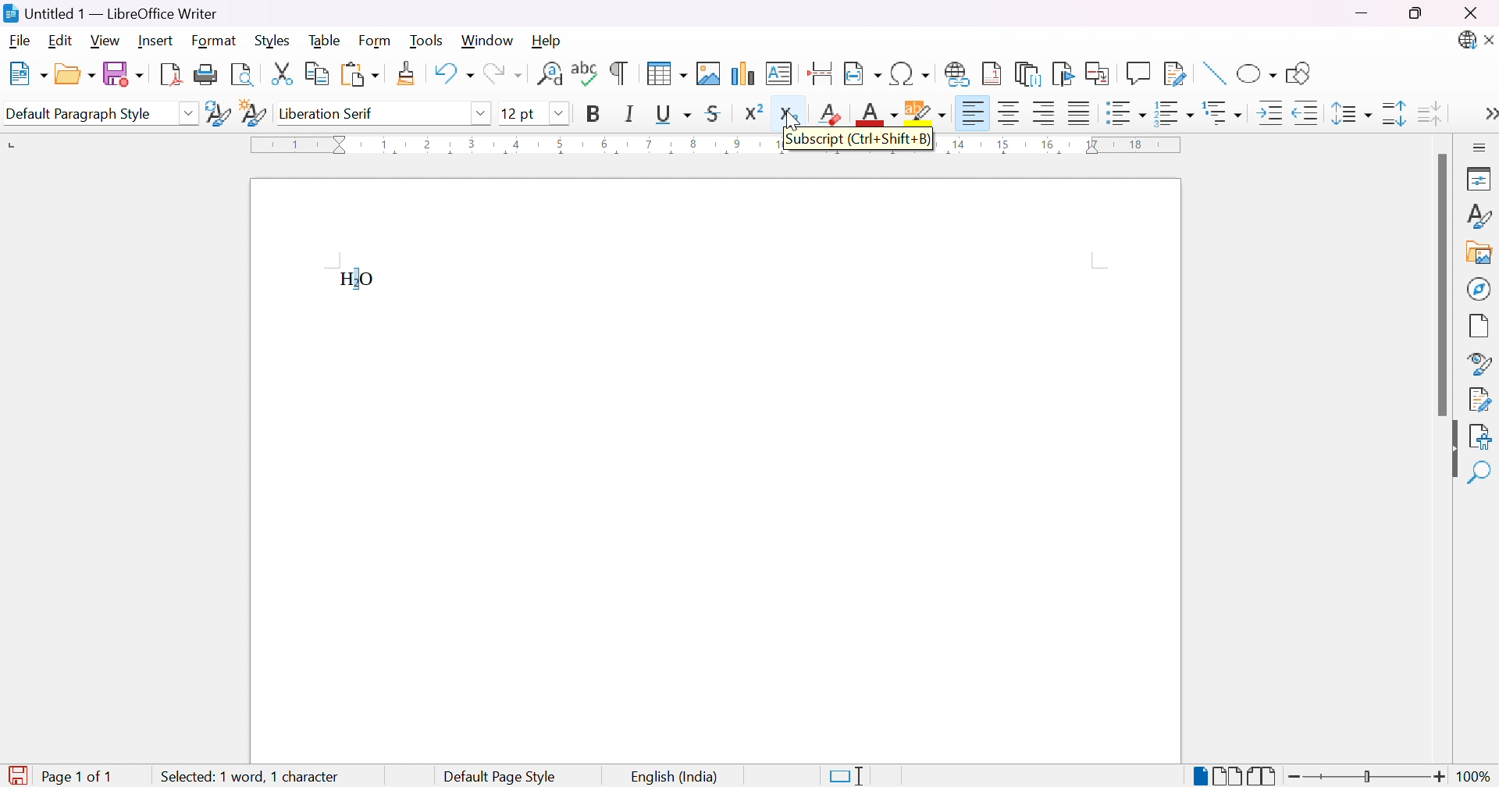  I want to click on View, so click(107, 40).